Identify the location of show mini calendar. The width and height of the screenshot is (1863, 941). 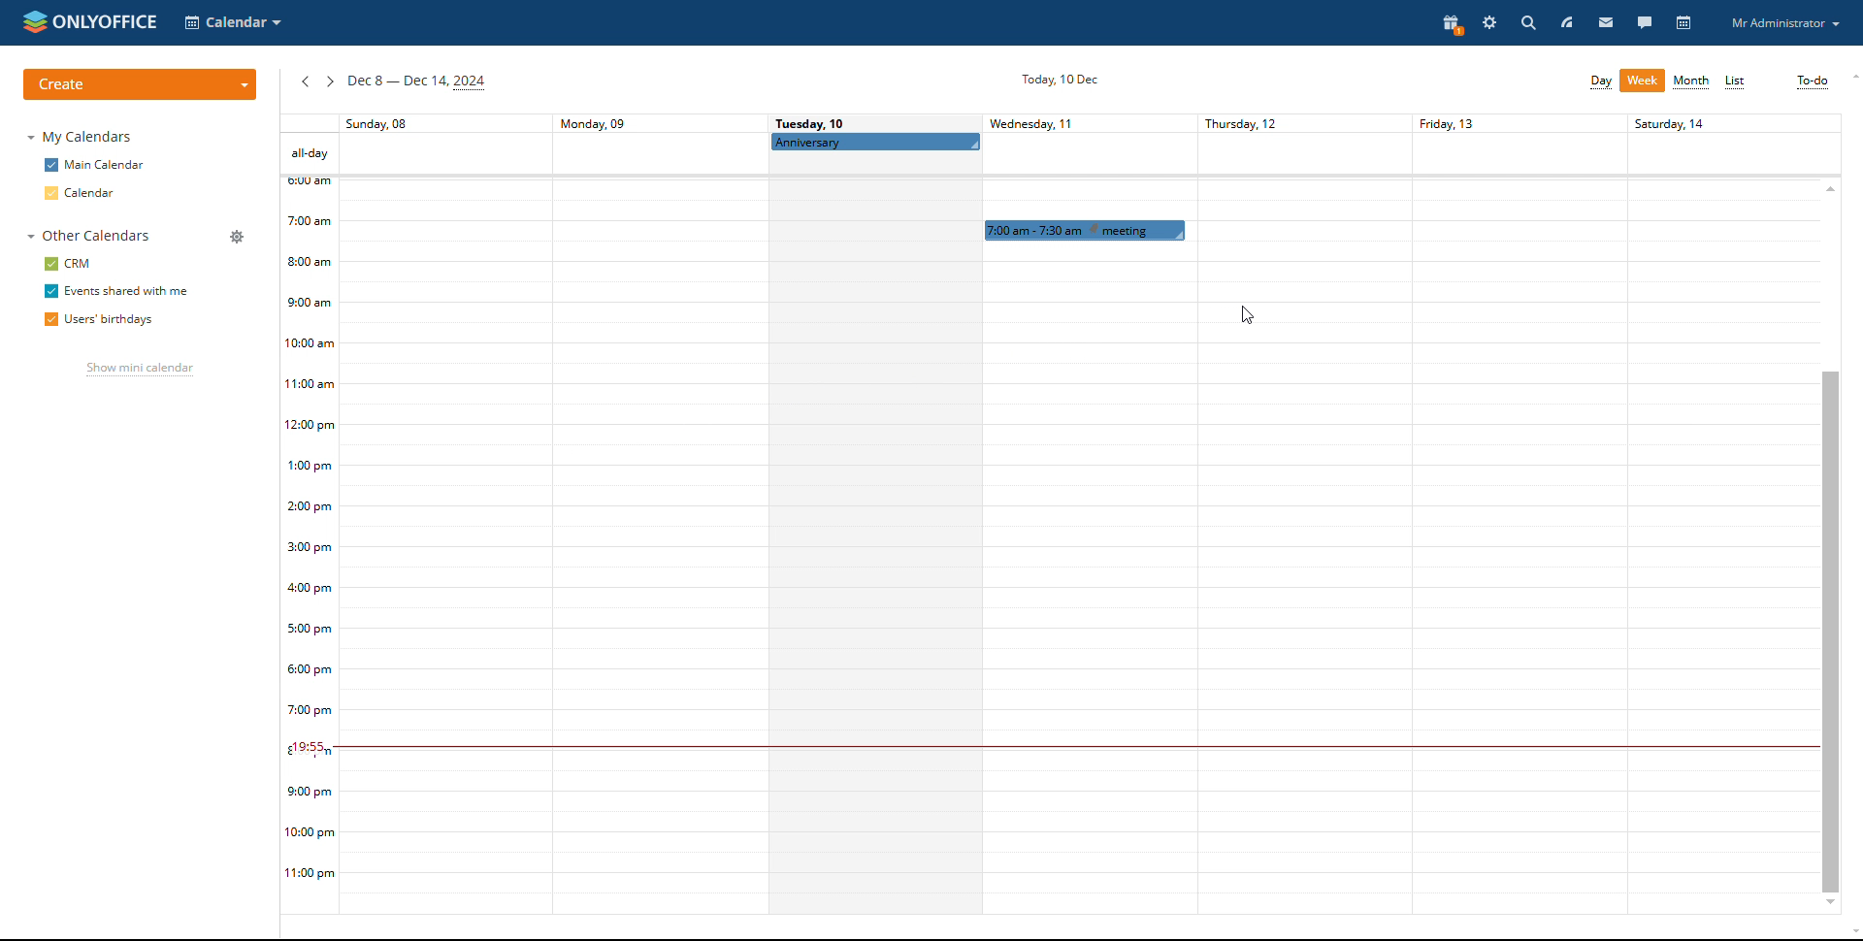
(136, 372).